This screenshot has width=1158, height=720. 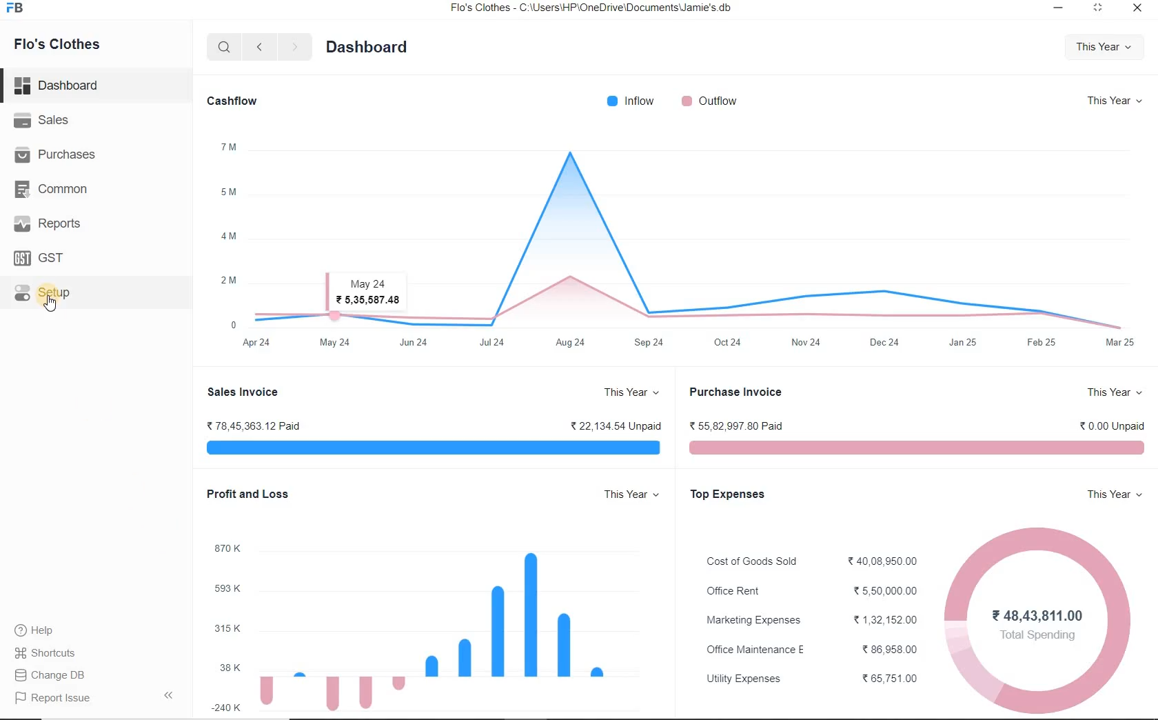 I want to click on frappe books logo, so click(x=18, y=9).